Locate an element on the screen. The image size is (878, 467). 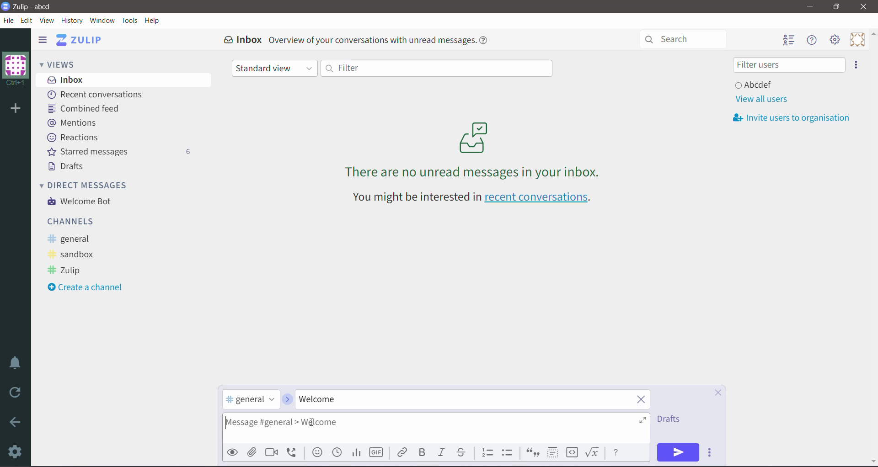
Cancel Compose is located at coordinates (718, 393).